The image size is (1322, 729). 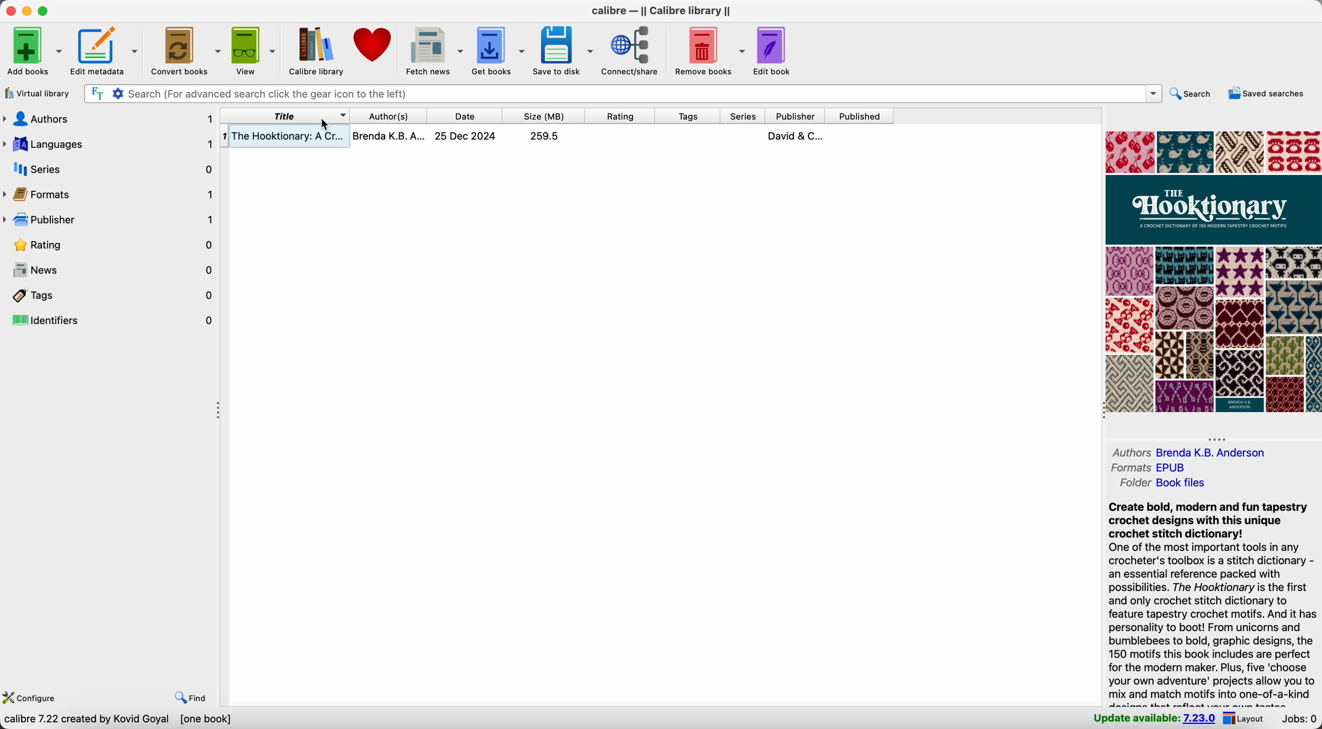 I want to click on edit book, so click(x=774, y=52).